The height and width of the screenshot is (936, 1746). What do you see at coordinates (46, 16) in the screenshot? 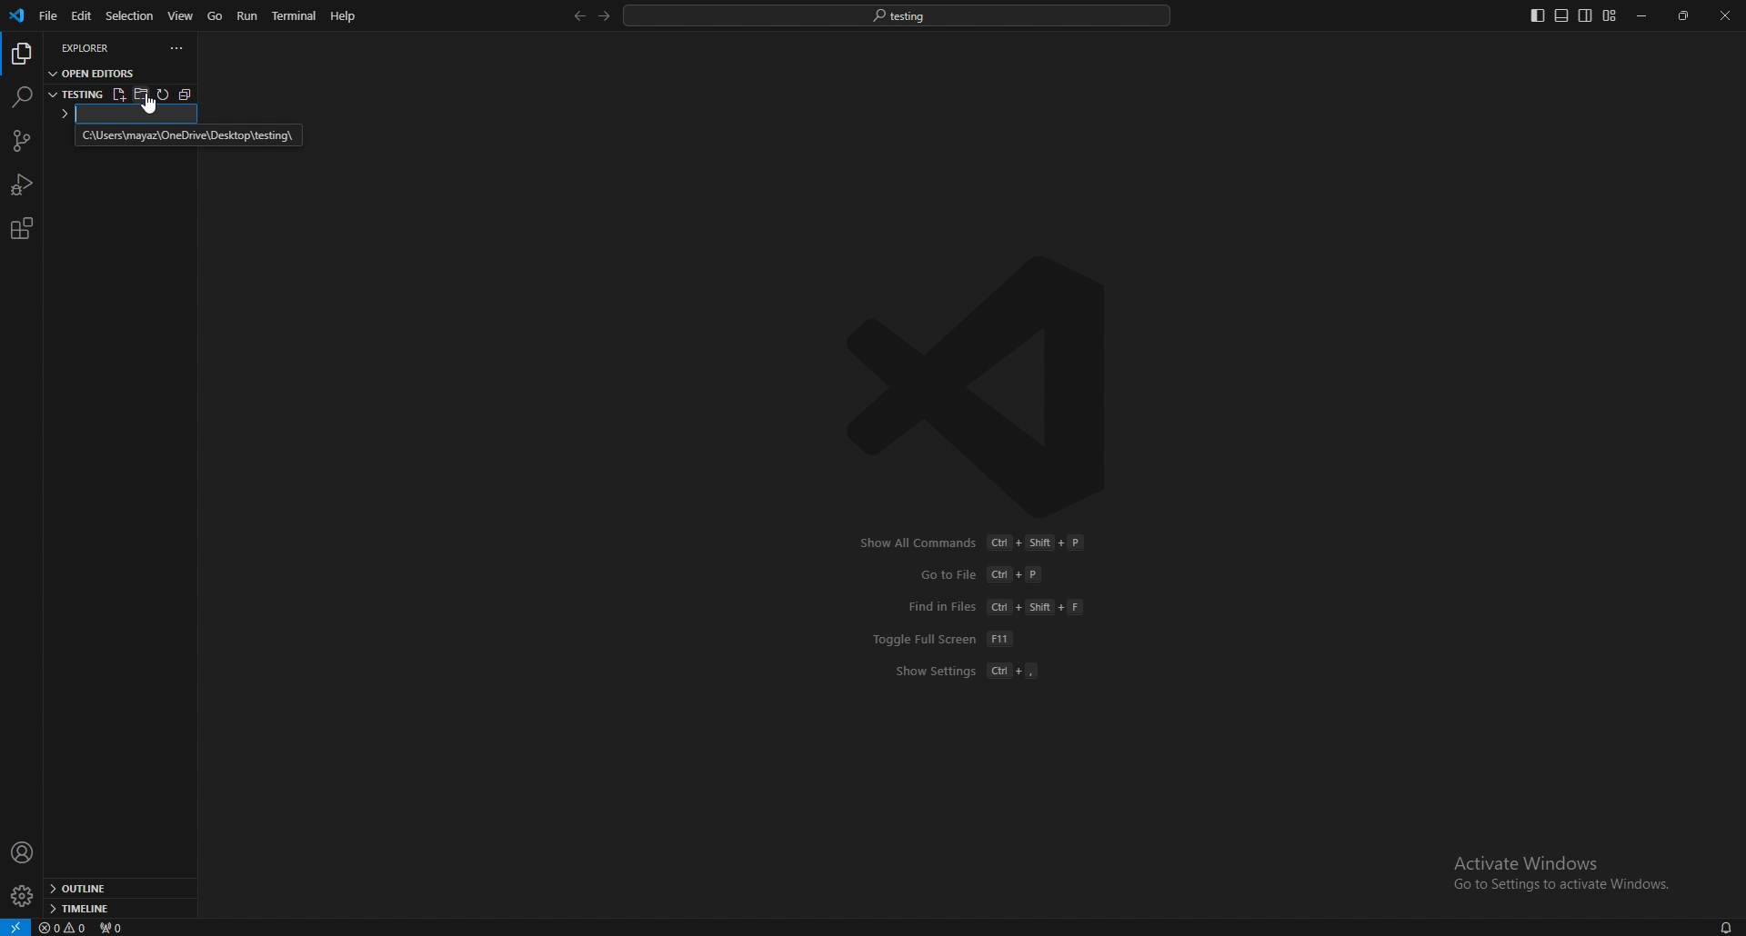
I see `file` at bounding box center [46, 16].